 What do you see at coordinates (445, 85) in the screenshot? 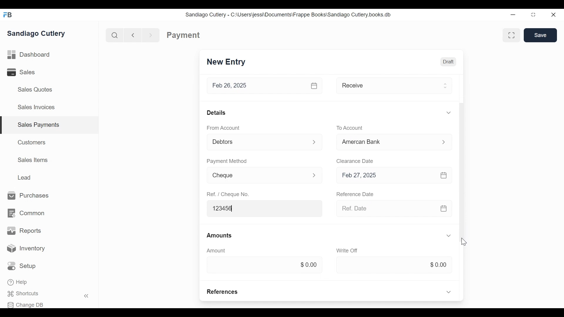
I see `Expand` at bounding box center [445, 85].